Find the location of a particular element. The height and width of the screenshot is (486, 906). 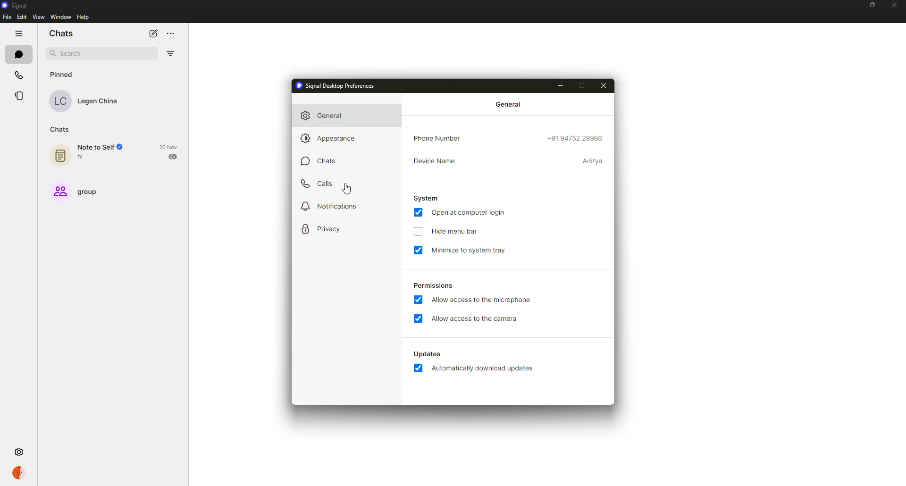

notifications is located at coordinates (327, 207).